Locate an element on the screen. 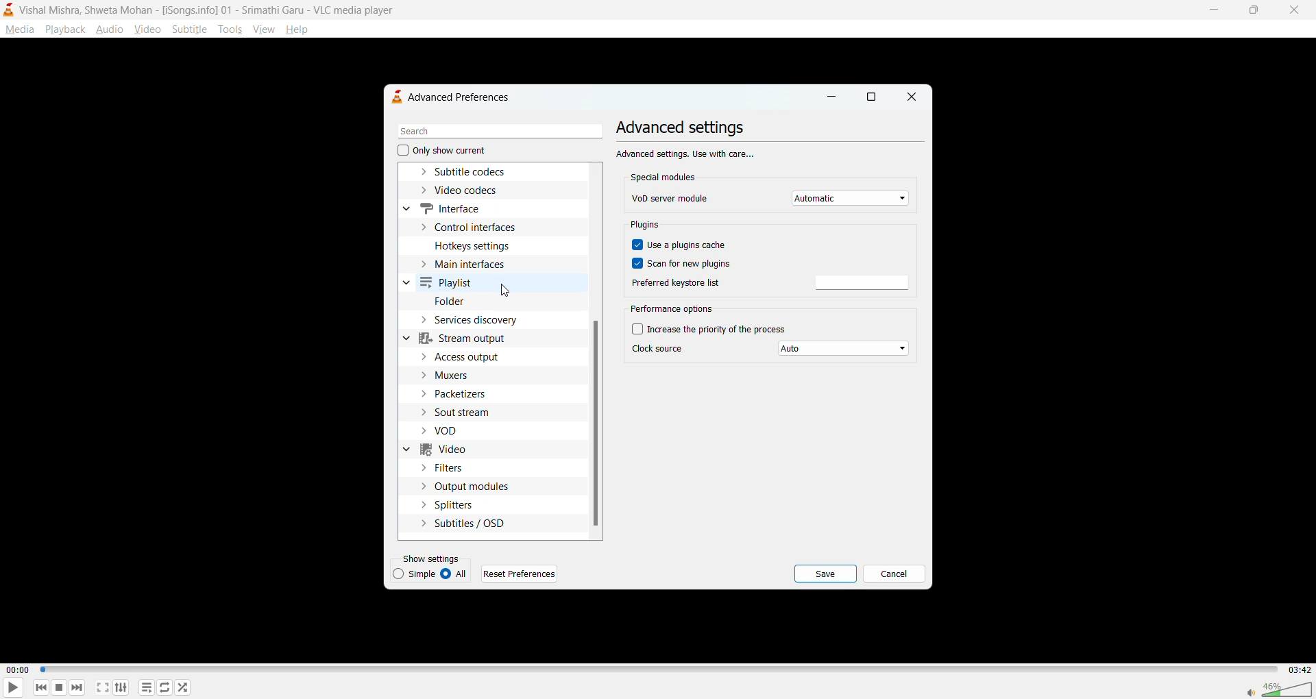 The width and height of the screenshot is (1316, 699). video is located at coordinates (149, 29).